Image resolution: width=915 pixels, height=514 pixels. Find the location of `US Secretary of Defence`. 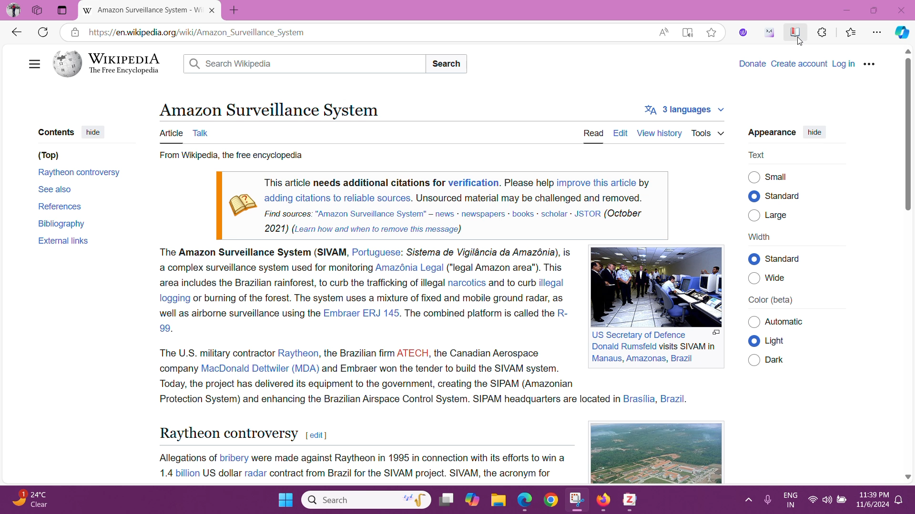

US Secretary of Defence is located at coordinates (640, 335).